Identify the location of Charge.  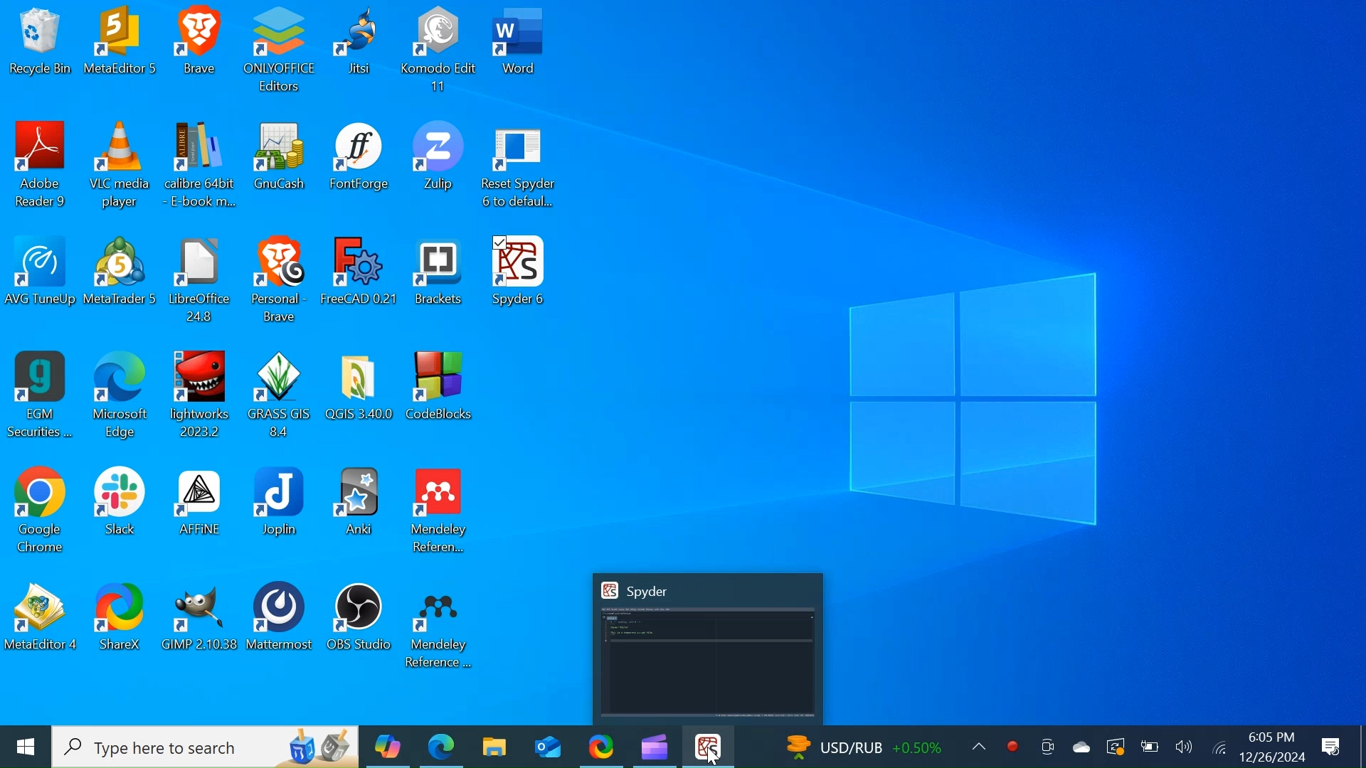
(1149, 747).